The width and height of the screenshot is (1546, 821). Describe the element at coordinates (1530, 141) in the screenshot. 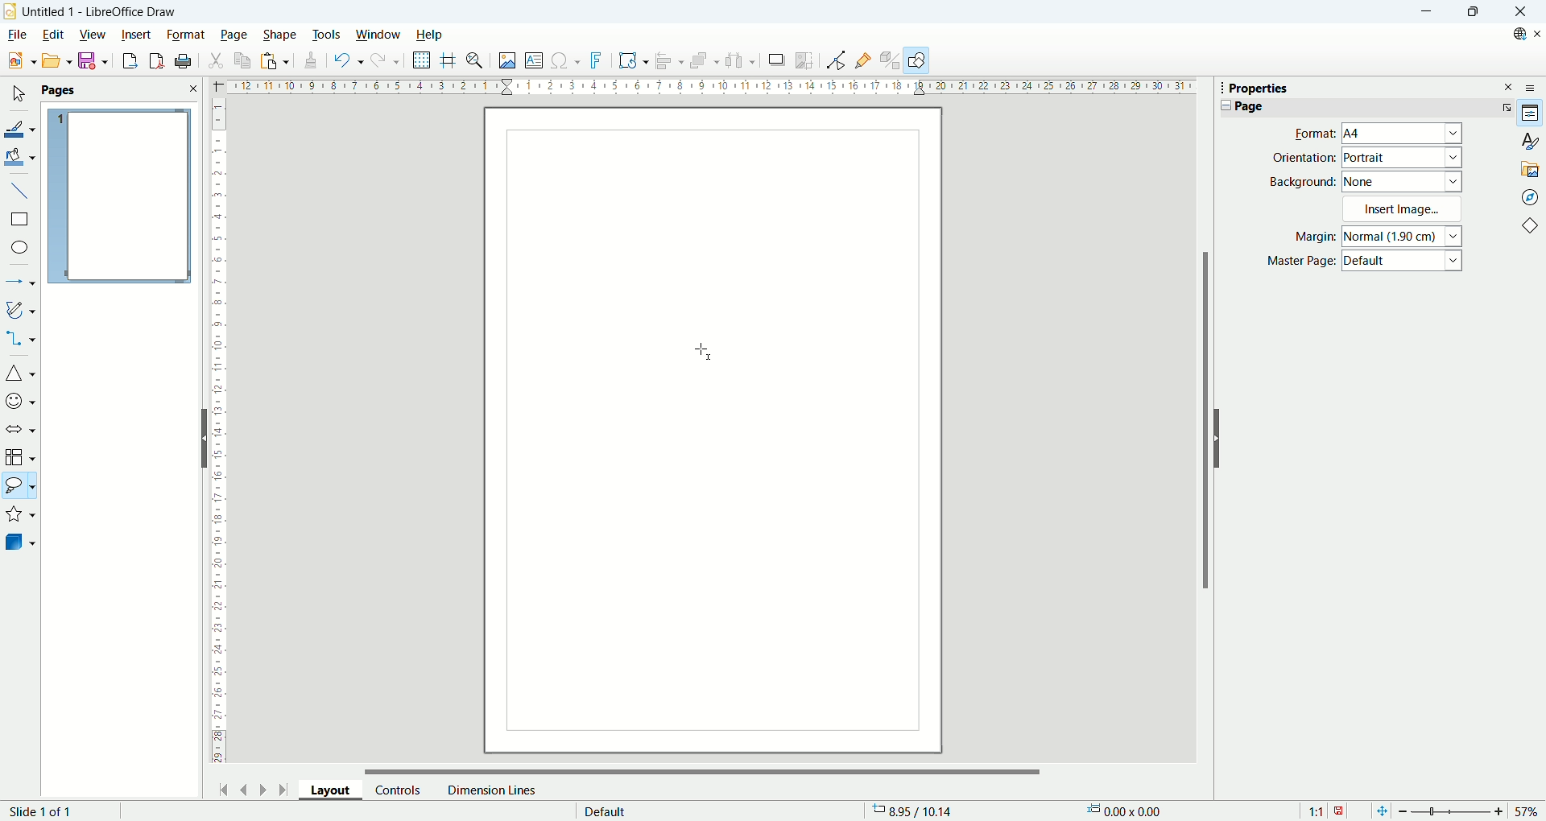

I see `Styles` at that location.